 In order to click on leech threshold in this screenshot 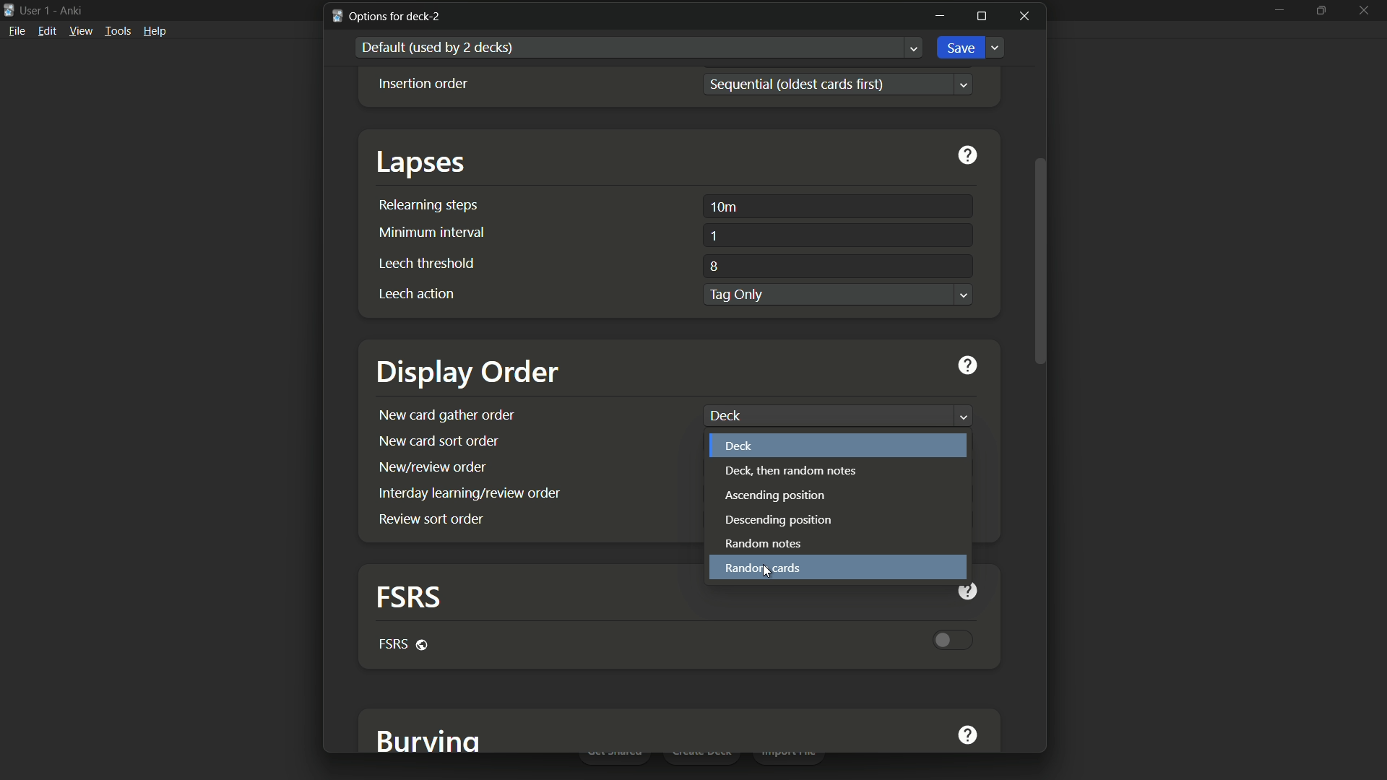, I will do `click(427, 262)`.